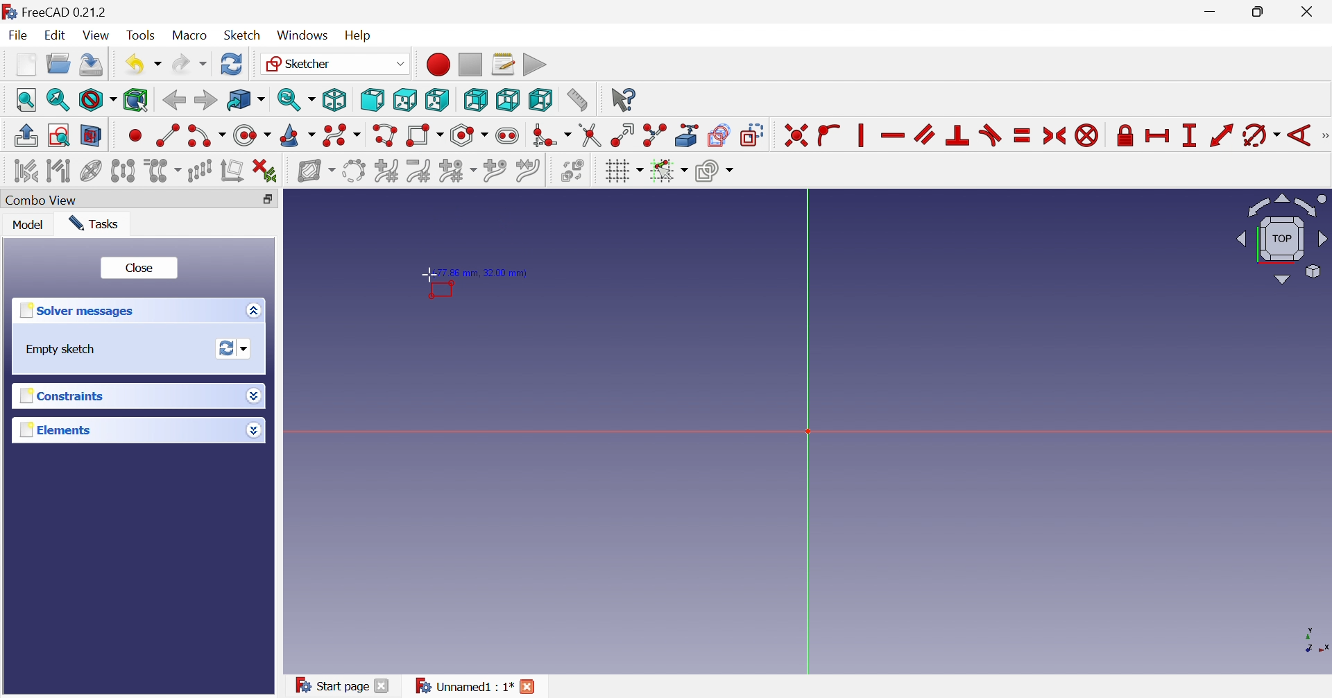 This screenshot has height=698, width=1332. Describe the element at coordinates (92, 65) in the screenshot. I see `Save` at that location.